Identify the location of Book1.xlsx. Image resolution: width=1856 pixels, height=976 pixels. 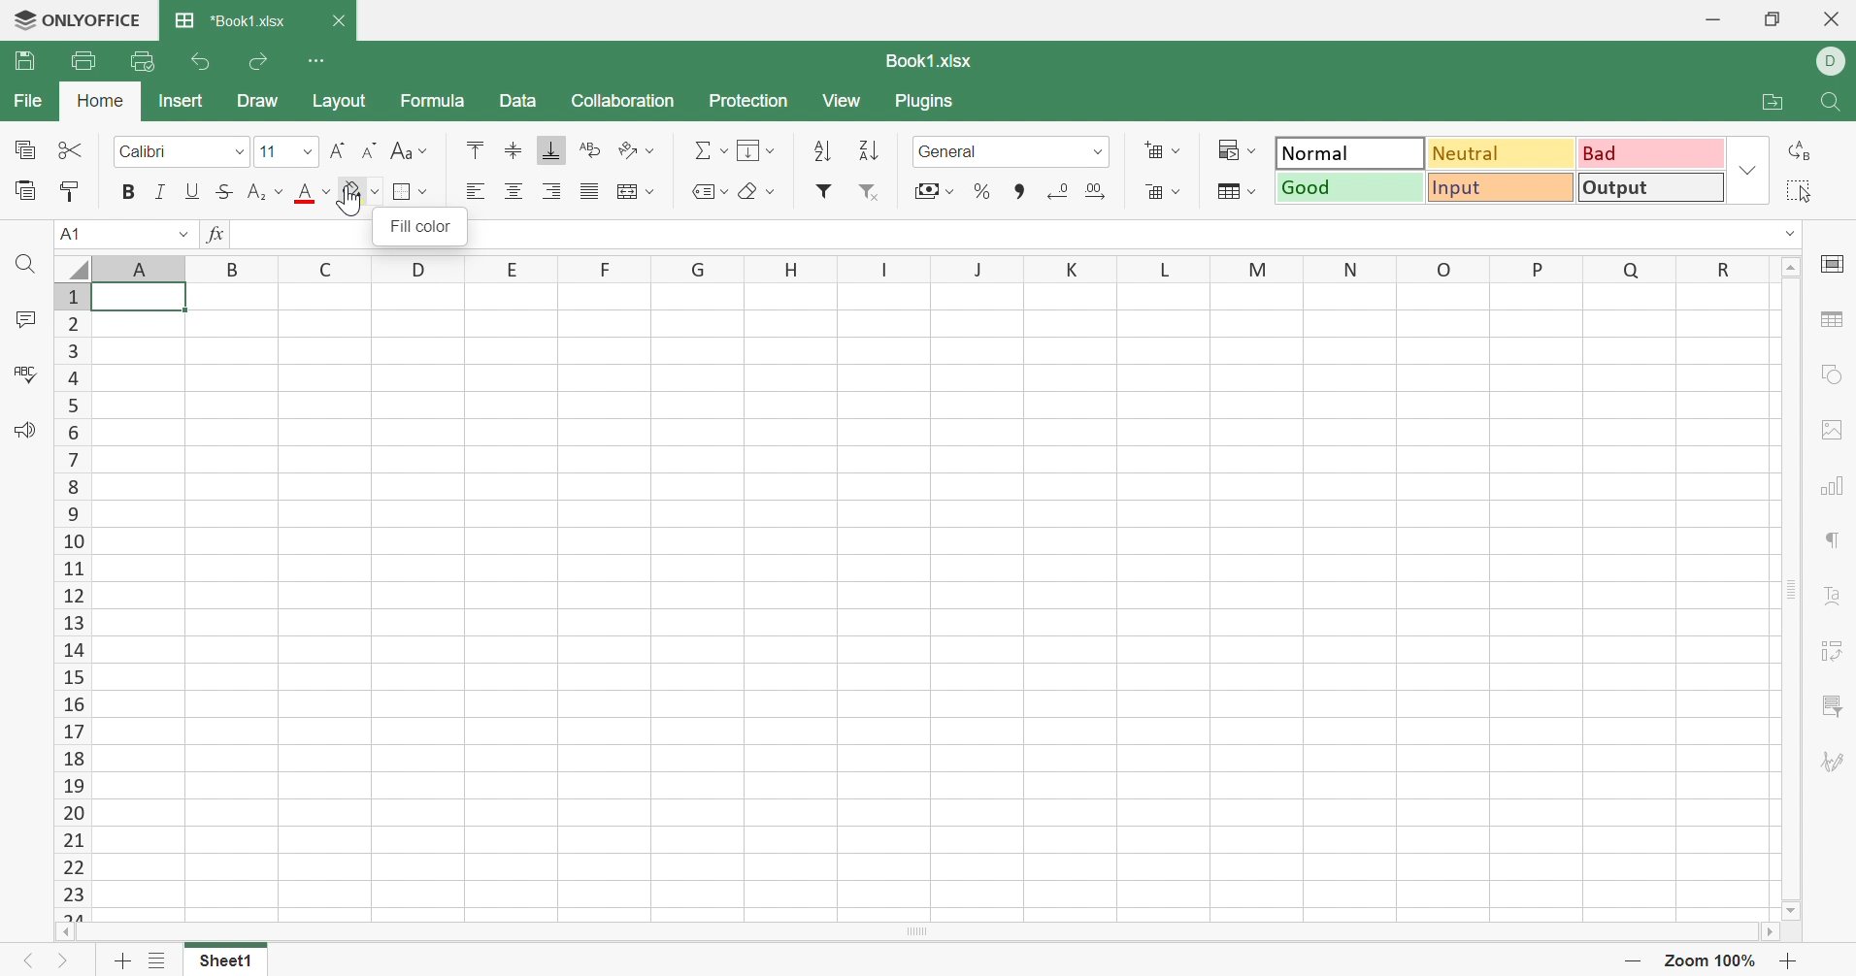
(927, 58).